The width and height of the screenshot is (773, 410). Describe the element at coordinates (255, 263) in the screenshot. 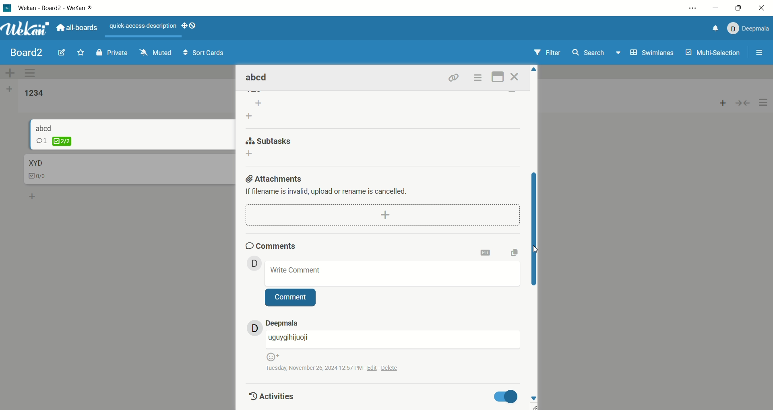

I see `avatar` at that location.